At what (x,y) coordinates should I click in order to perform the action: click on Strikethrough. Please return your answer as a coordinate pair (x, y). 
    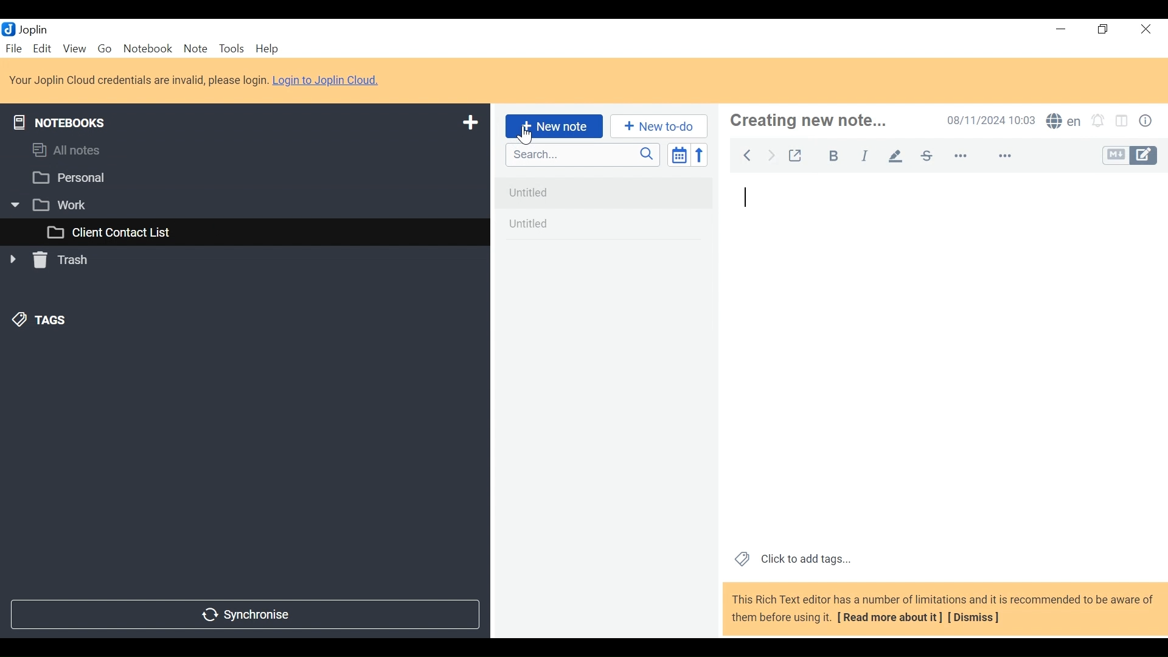
    Looking at the image, I should click on (926, 156).